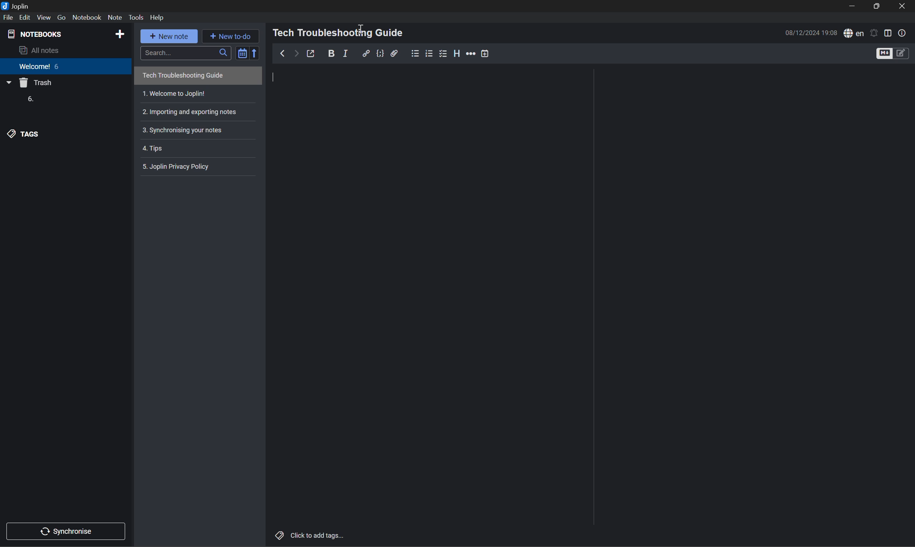 The height and width of the screenshot is (547, 915). I want to click on Reverse sort order, so click(256, 53).